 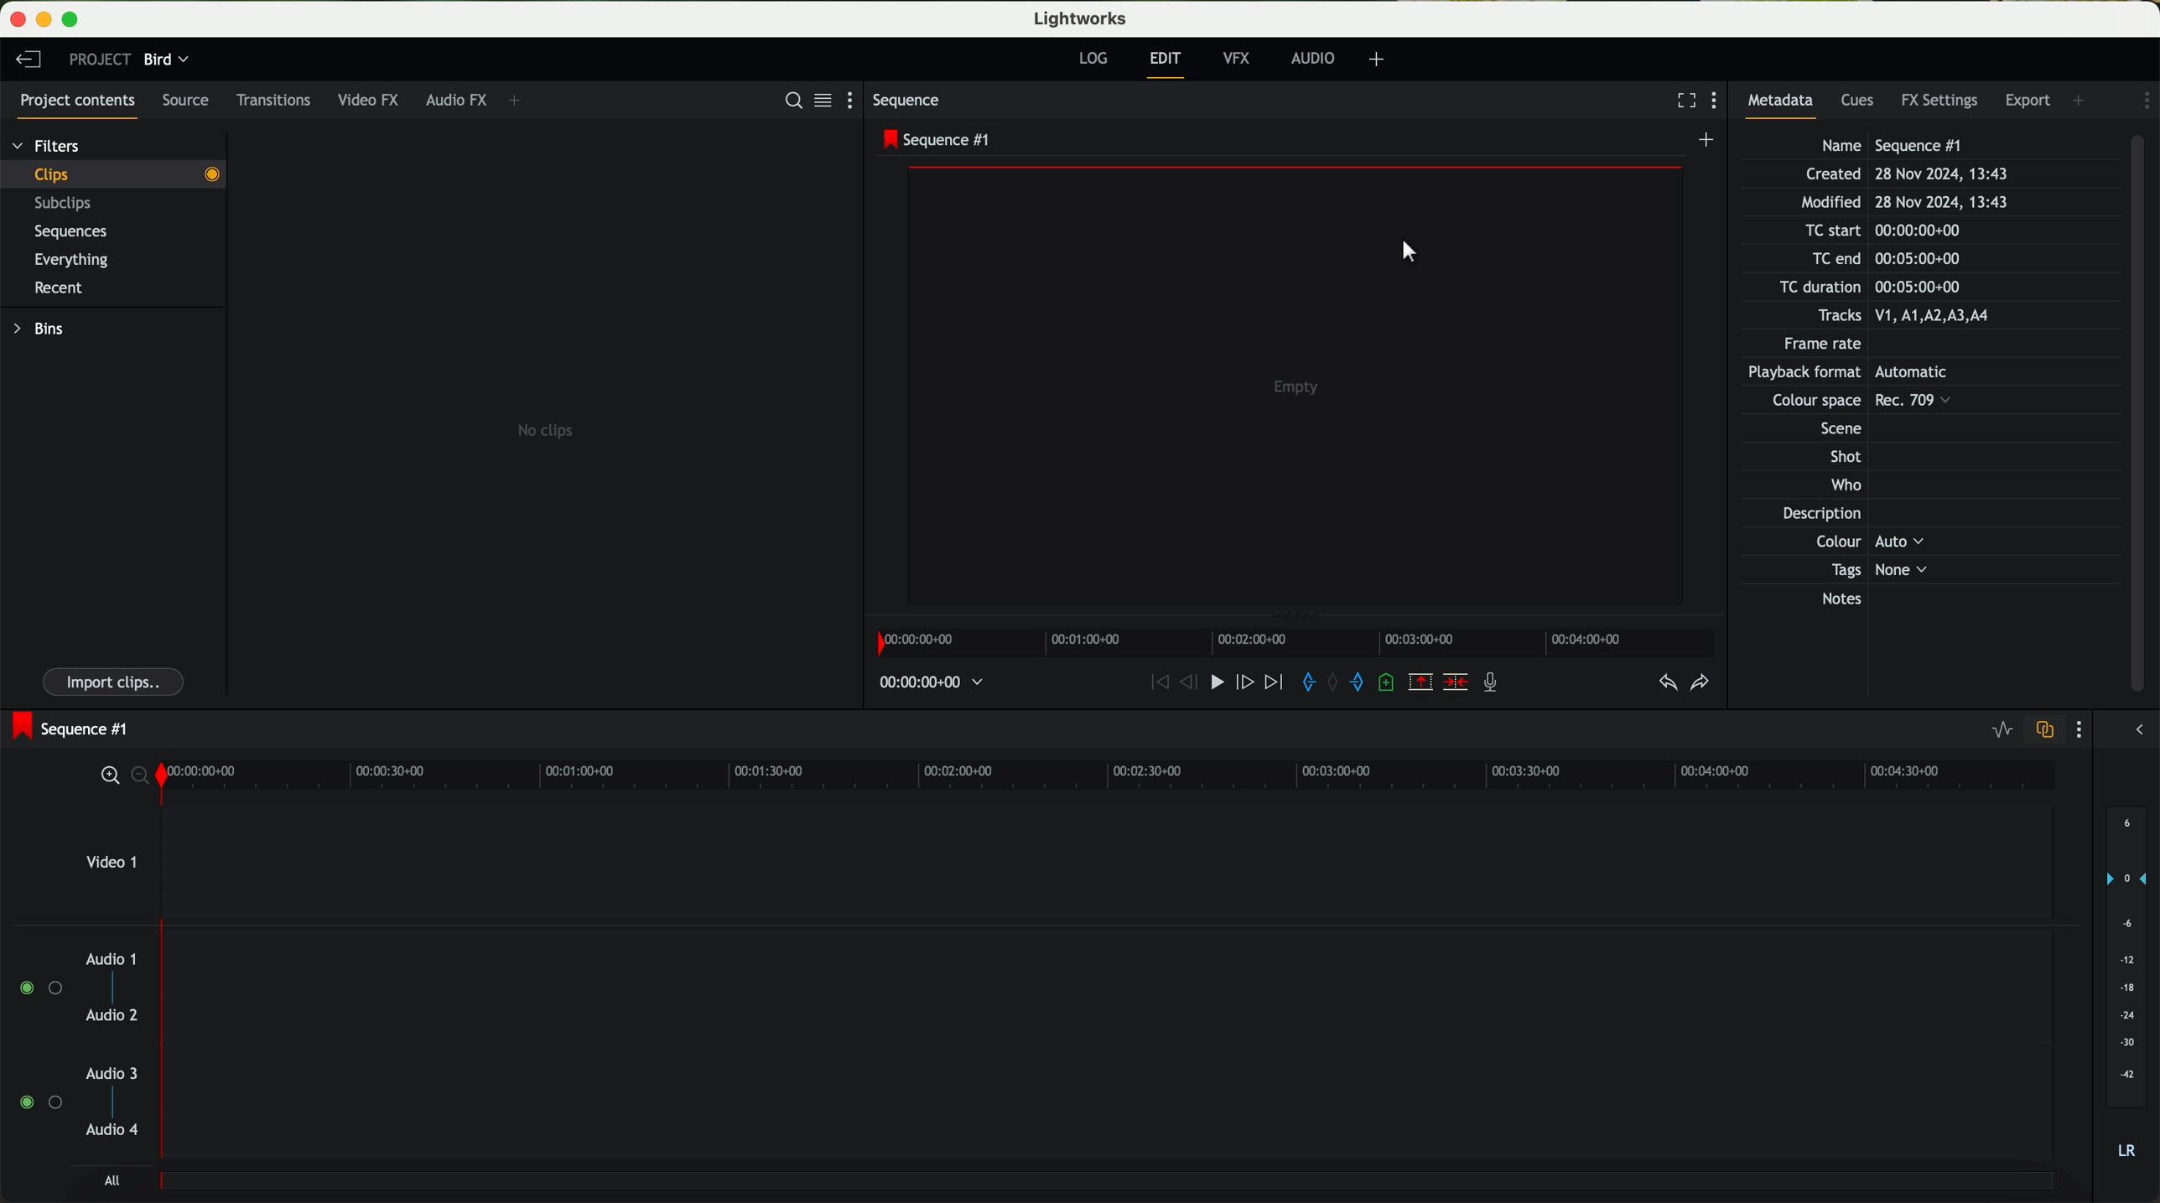 What do you see at coordinates (2140, 417) in the screenshot?
I see `scroll bar` at bounding box center [2140, 417].